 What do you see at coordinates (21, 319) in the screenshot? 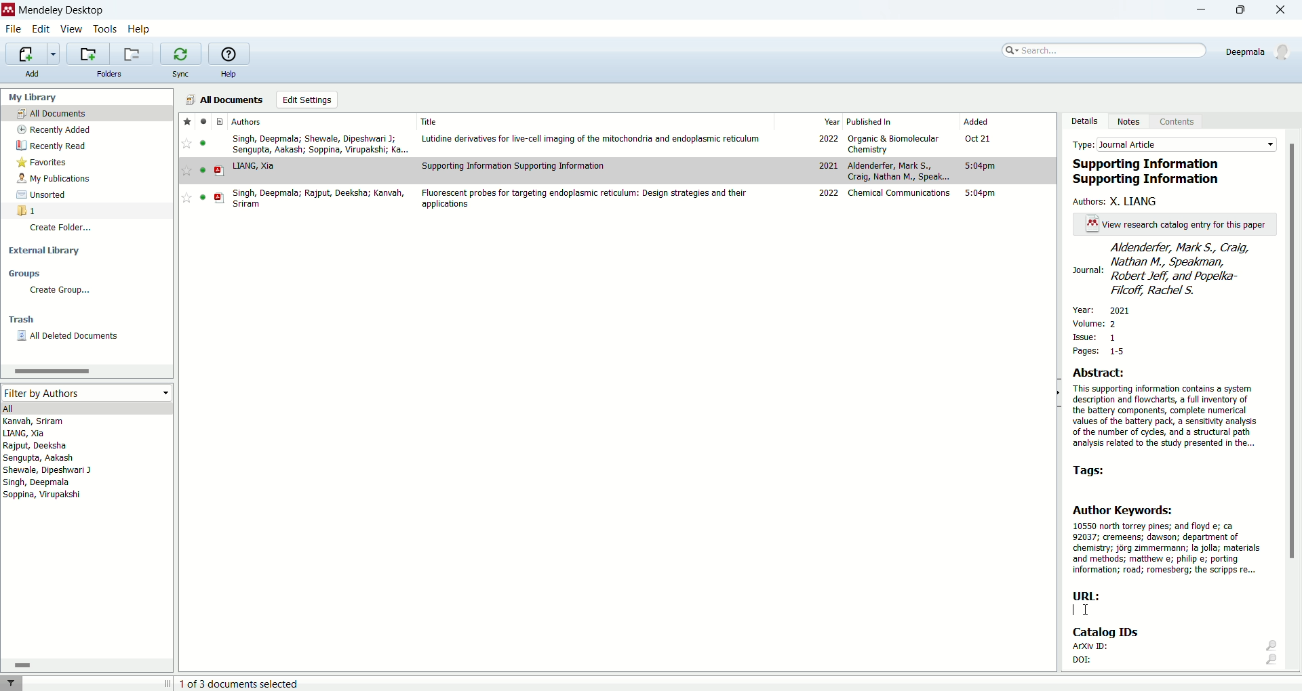
I see `trash` at bounding box center [21, 319].